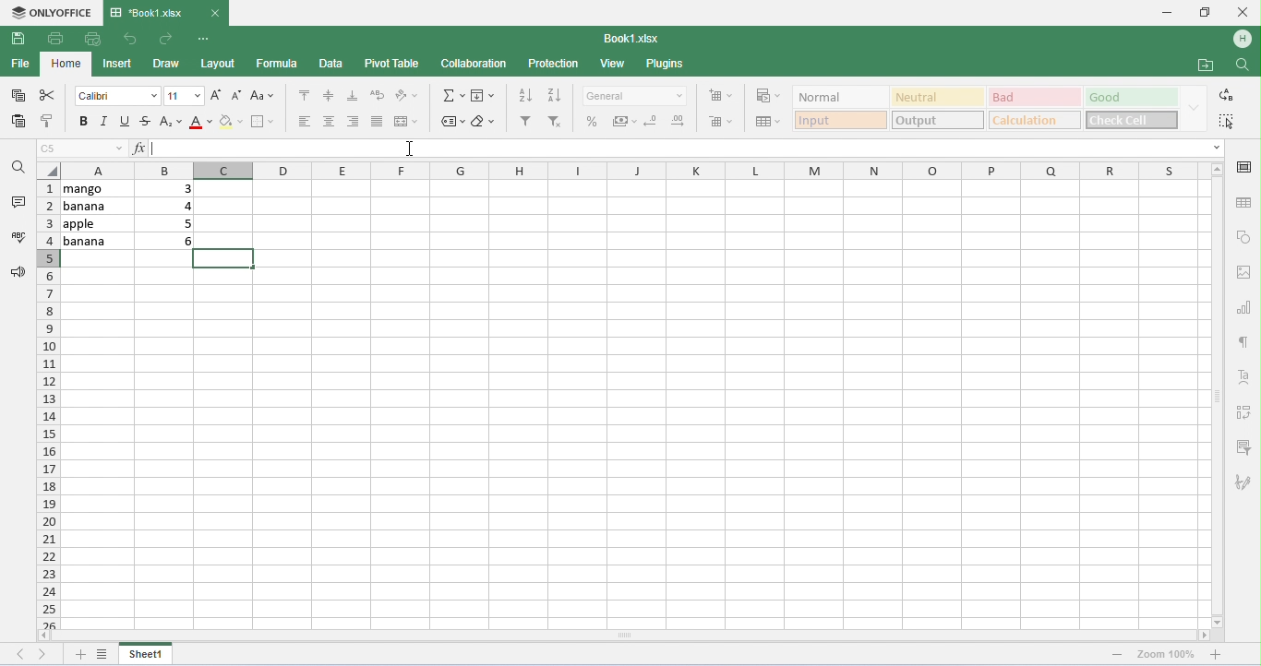  I want to click on fill, so click(484, 97).